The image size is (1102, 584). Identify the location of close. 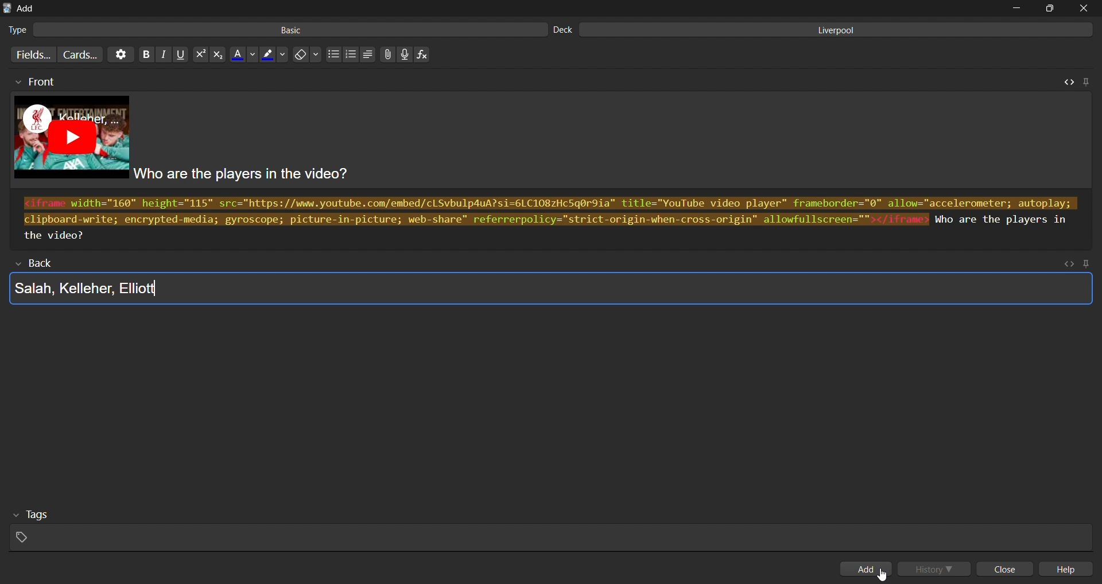
(1008, 570).